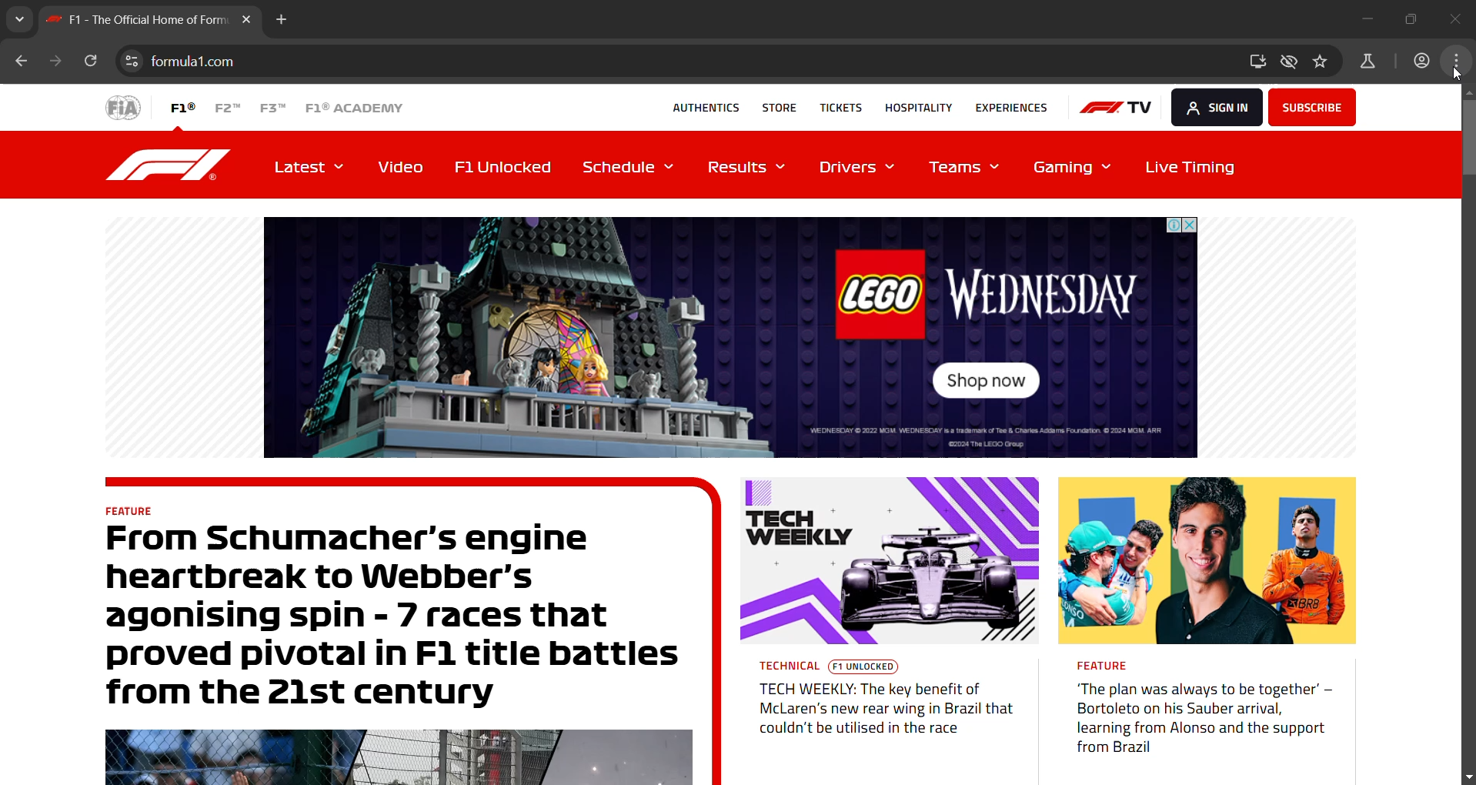  What do you see at coordinates (779, 106) in the screenshot?
I see `STORE` at bounding box center [779, 106].